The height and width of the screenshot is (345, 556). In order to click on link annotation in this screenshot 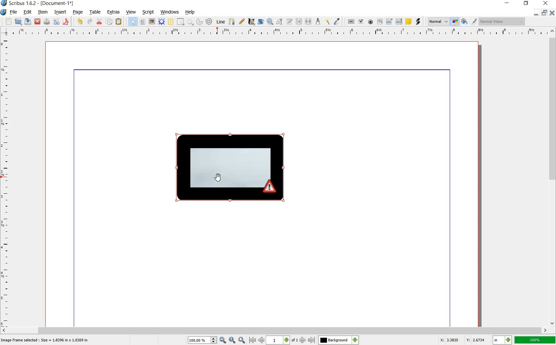, I will do `click(418, 22)`.